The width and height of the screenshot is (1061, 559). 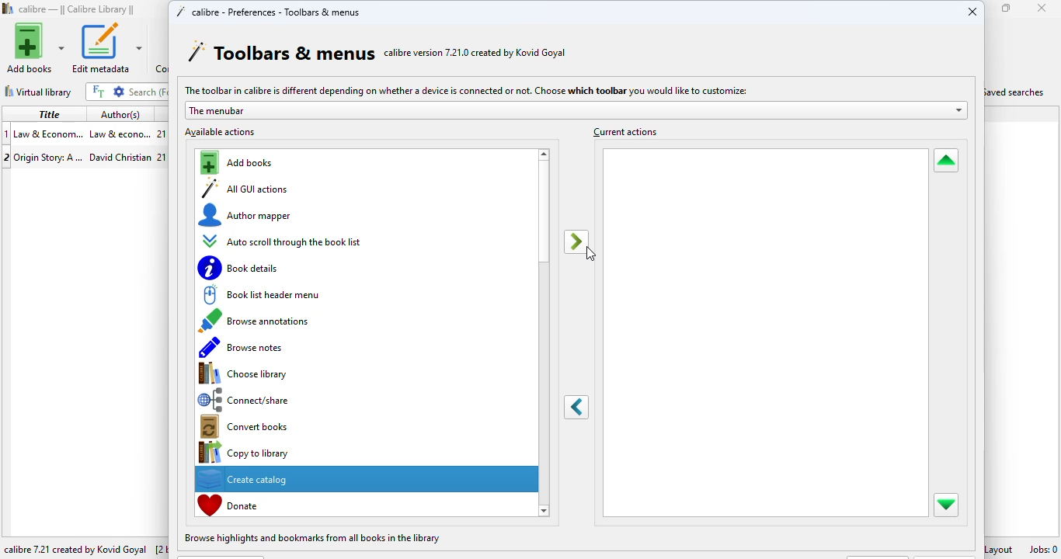 What do you see at coordinates (36, 47) in the screenshot?
I see `add books` at bounding box center [36, 47].